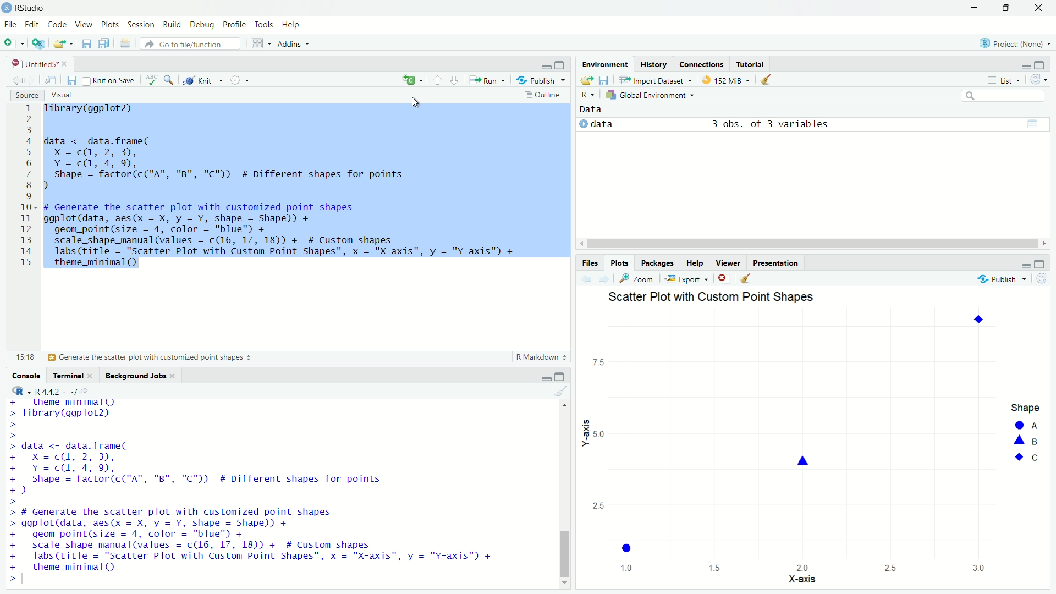 The image size is (1056, 594). Describe the element at coordinates (686, 279) in the screenshot. I see `Export` at that location.